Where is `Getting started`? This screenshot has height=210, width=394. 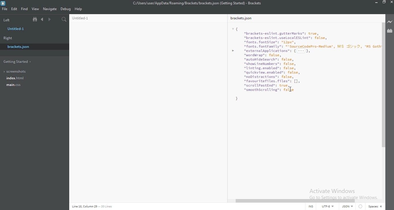 Getting started is located at coordinates (24, 61).